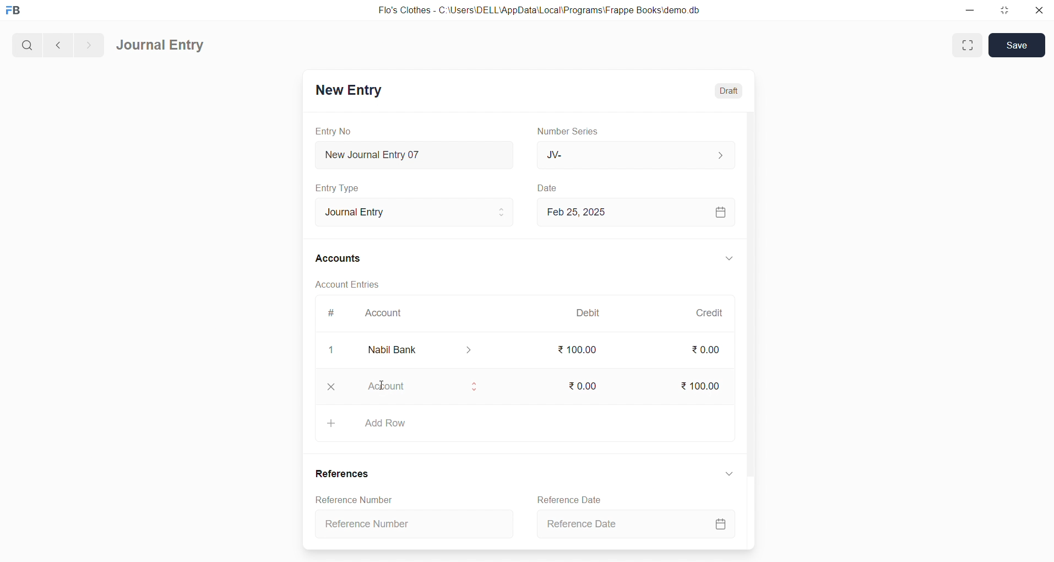  I want to click on Reference Number, so click(355, 500).